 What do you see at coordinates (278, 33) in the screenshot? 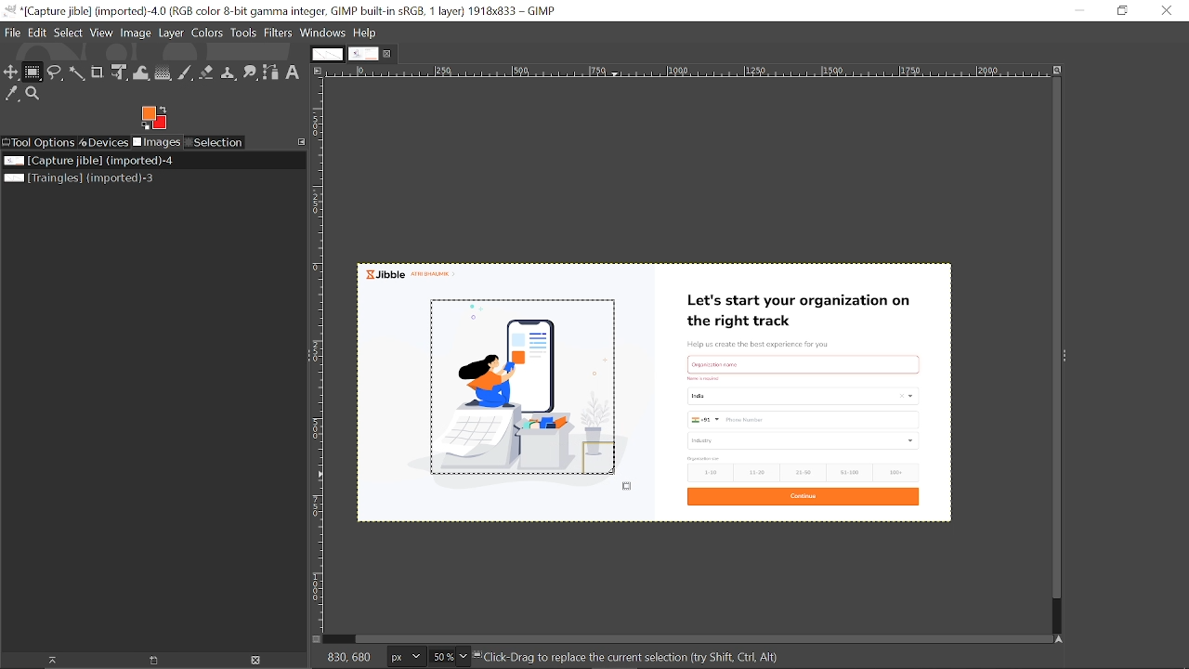
I see `Filters` at bounding box center [278, 33].